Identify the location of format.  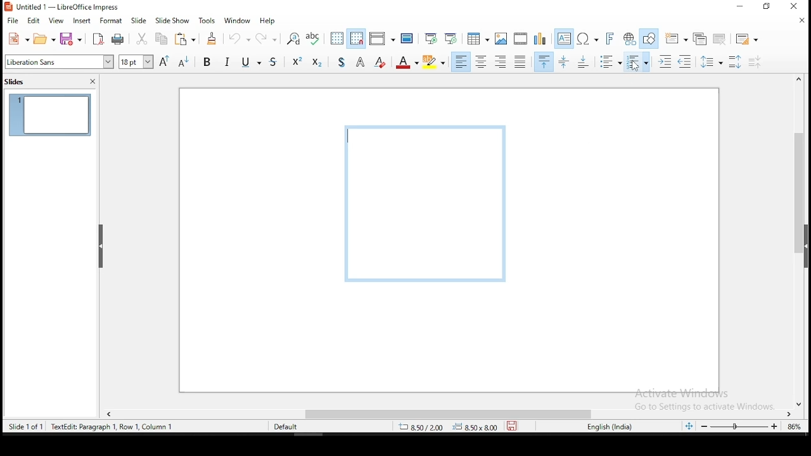
(111, 22).